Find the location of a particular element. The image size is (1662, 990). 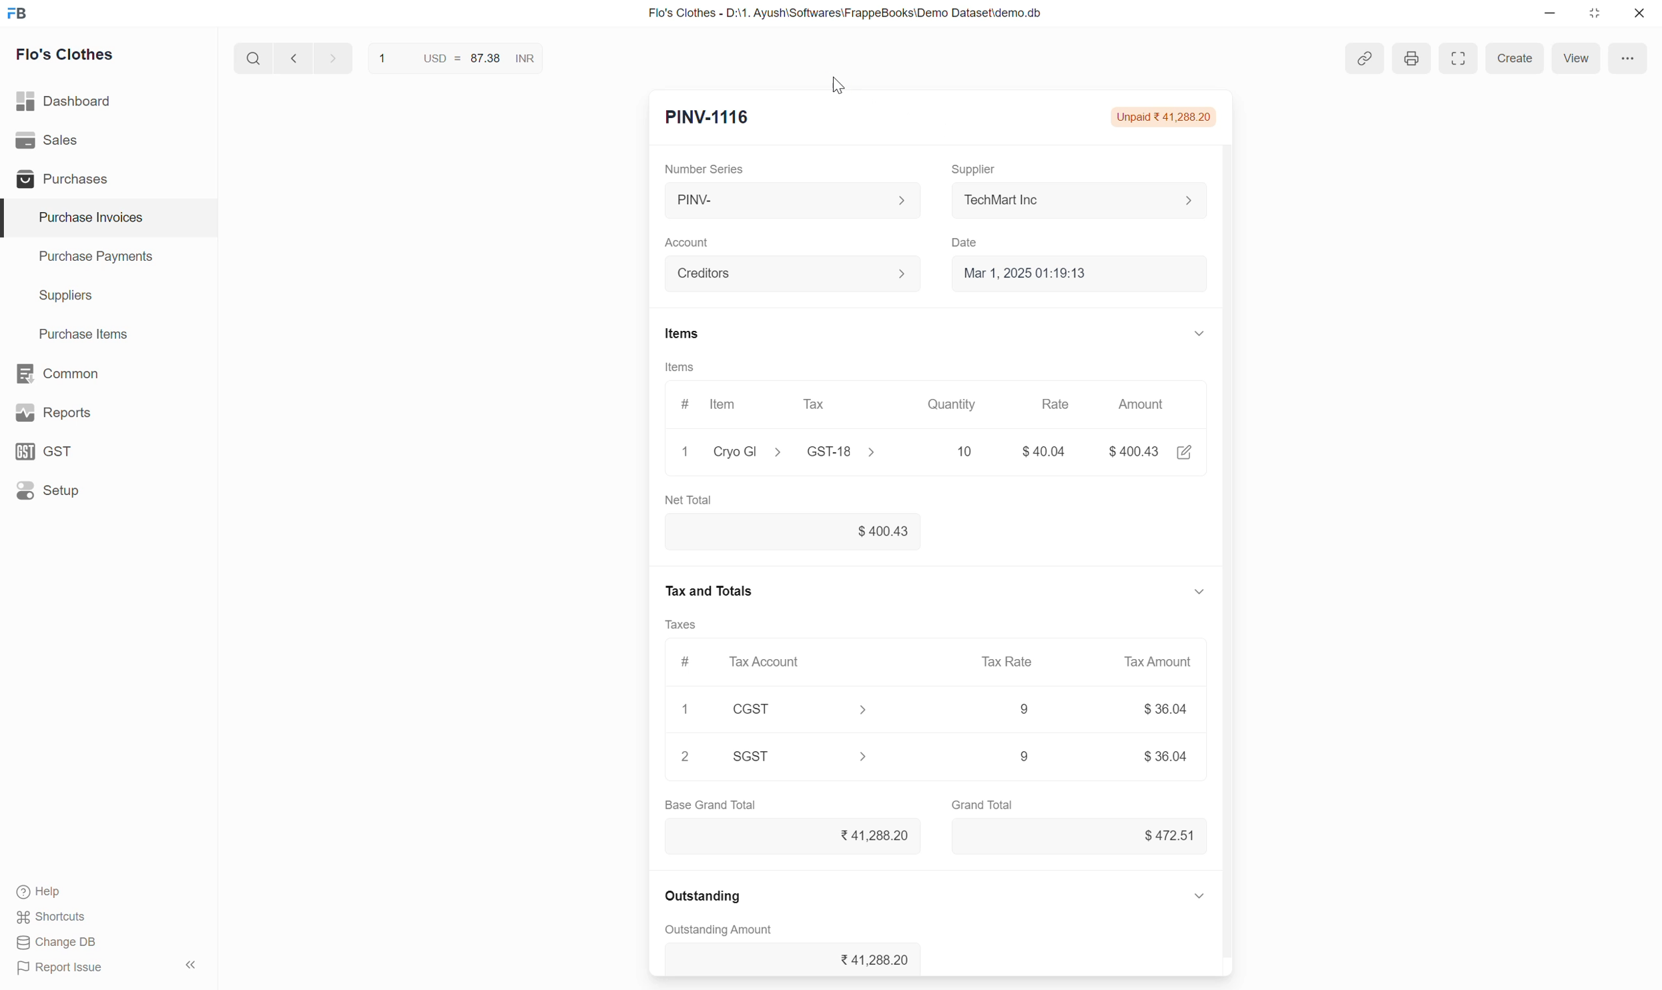

Change DB is located at coordinates (56, 943).